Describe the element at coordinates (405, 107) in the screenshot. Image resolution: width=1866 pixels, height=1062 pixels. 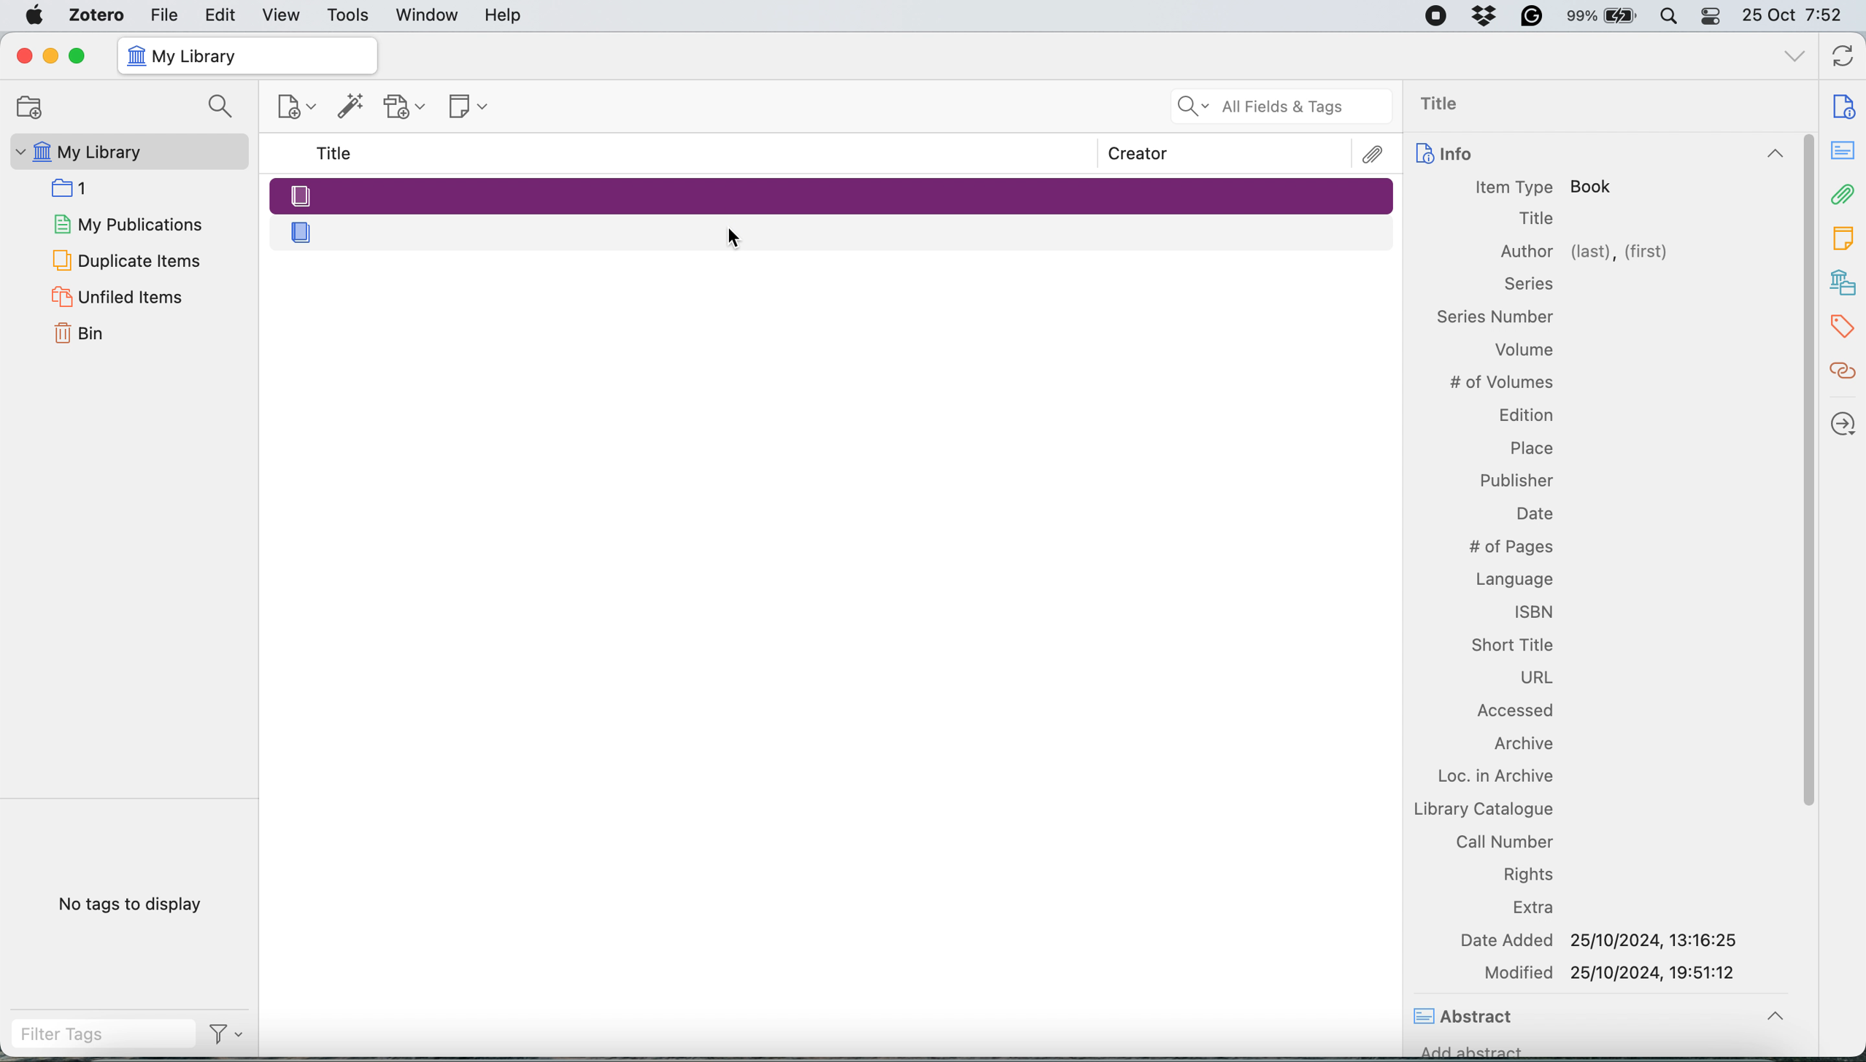
I see `Add Attachment` at that location.